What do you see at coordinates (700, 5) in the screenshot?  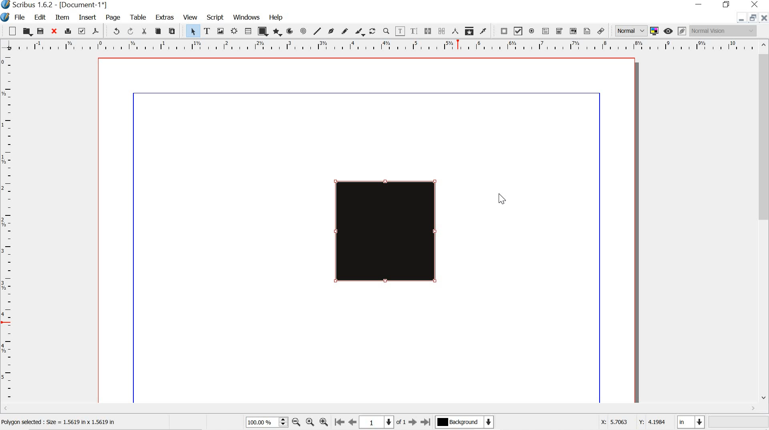 I see `minimize` at bounding box center [700, 5].